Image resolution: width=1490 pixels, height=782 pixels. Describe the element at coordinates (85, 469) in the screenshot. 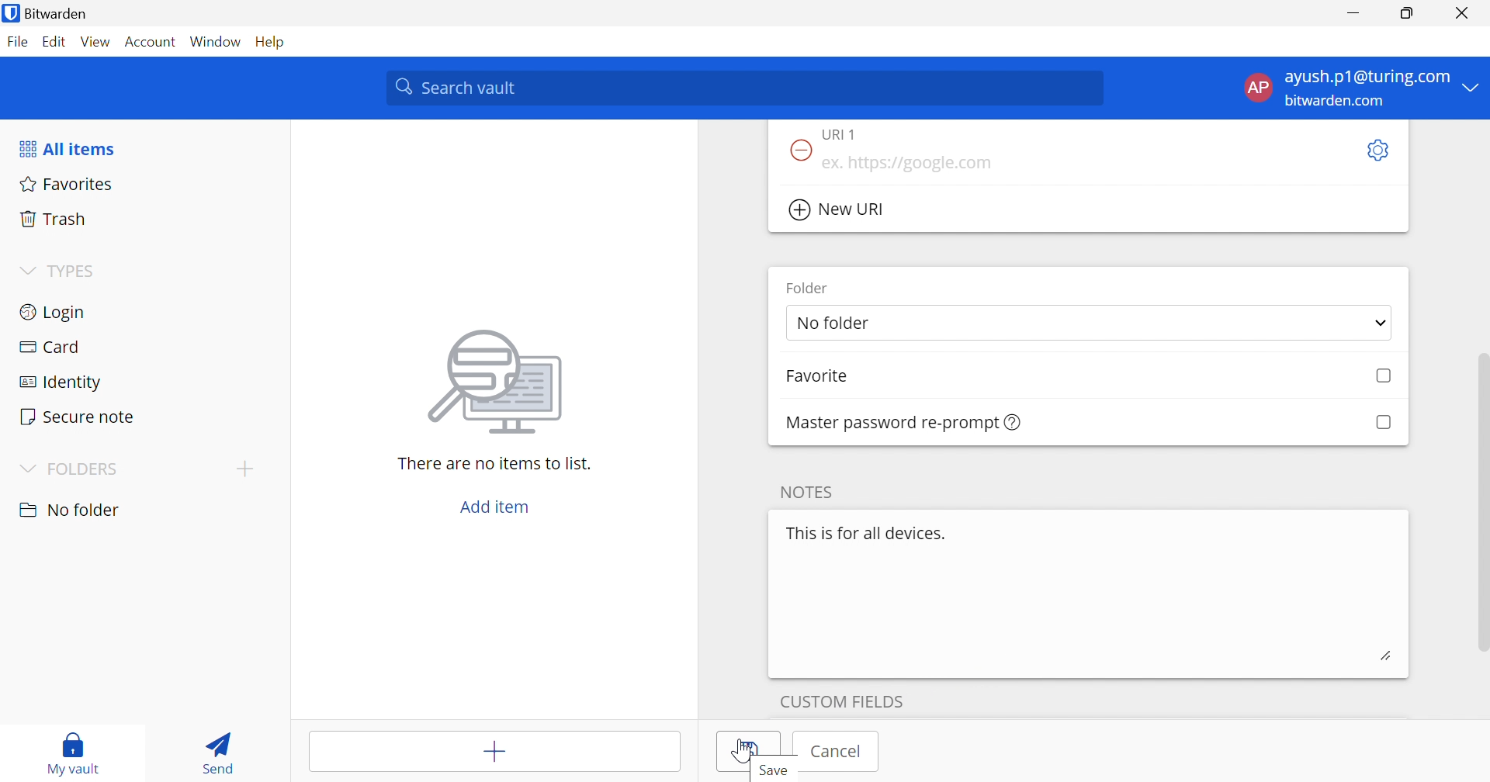

I see `FOLDERS` at that location.